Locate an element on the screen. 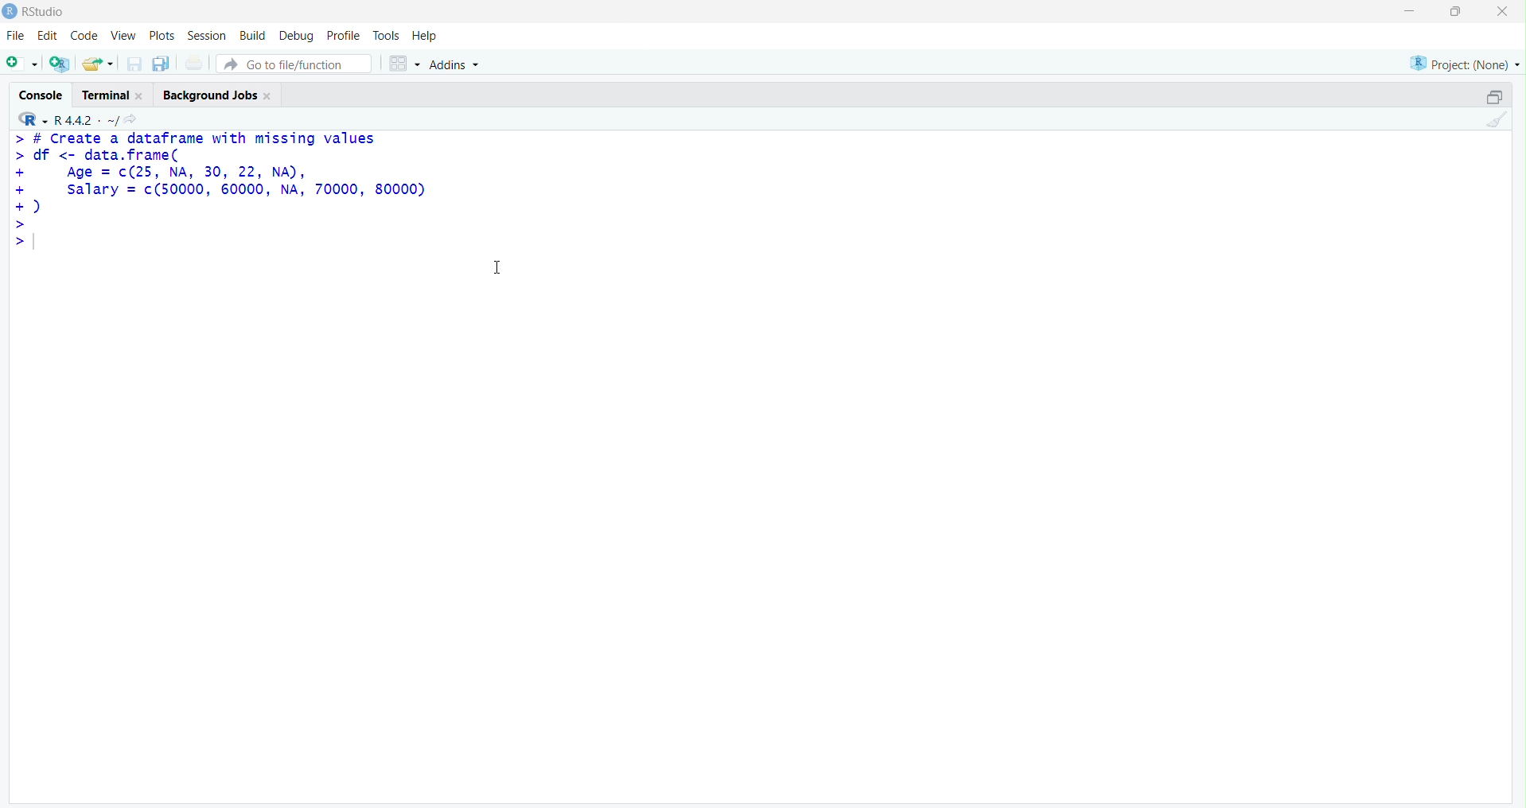 The width and height of the screenshot is (1526, 808). Addins is located at coordinates (454, 62).